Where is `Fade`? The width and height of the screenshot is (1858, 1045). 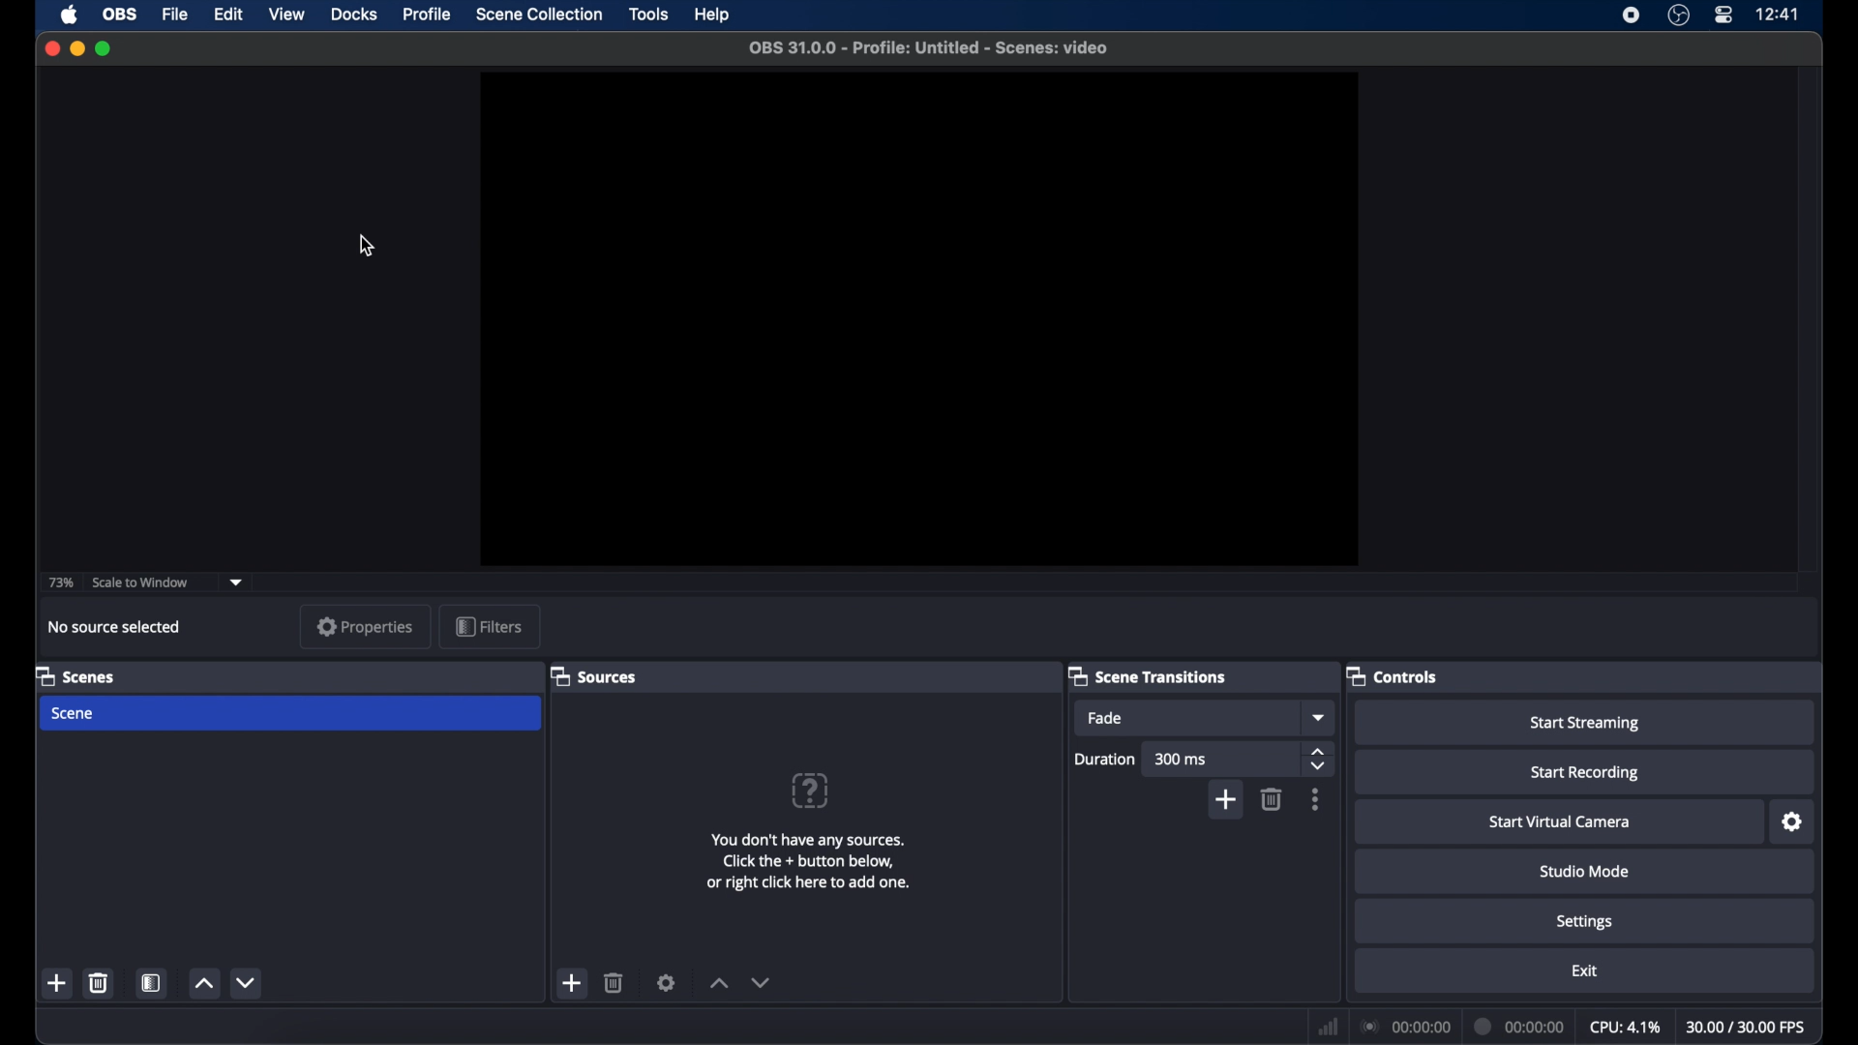 Fade is located at coordinates (1206, 718).